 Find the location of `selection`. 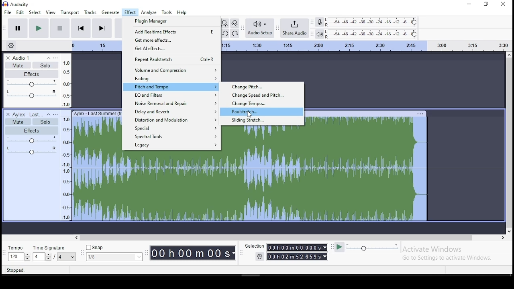

selection is located at coordinates (286, 252).